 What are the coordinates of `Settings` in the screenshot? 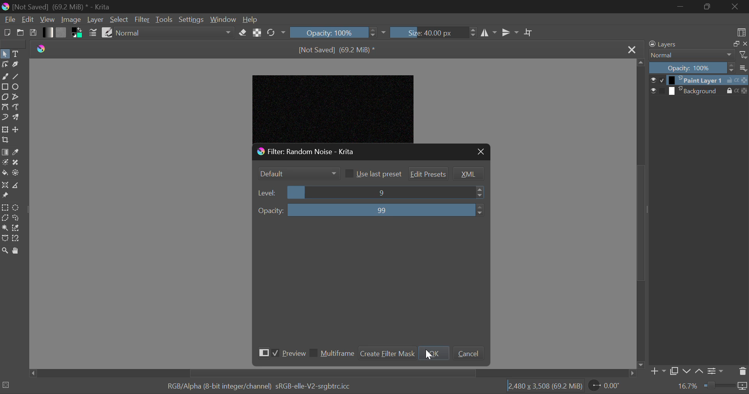 It's located at (715, 371).